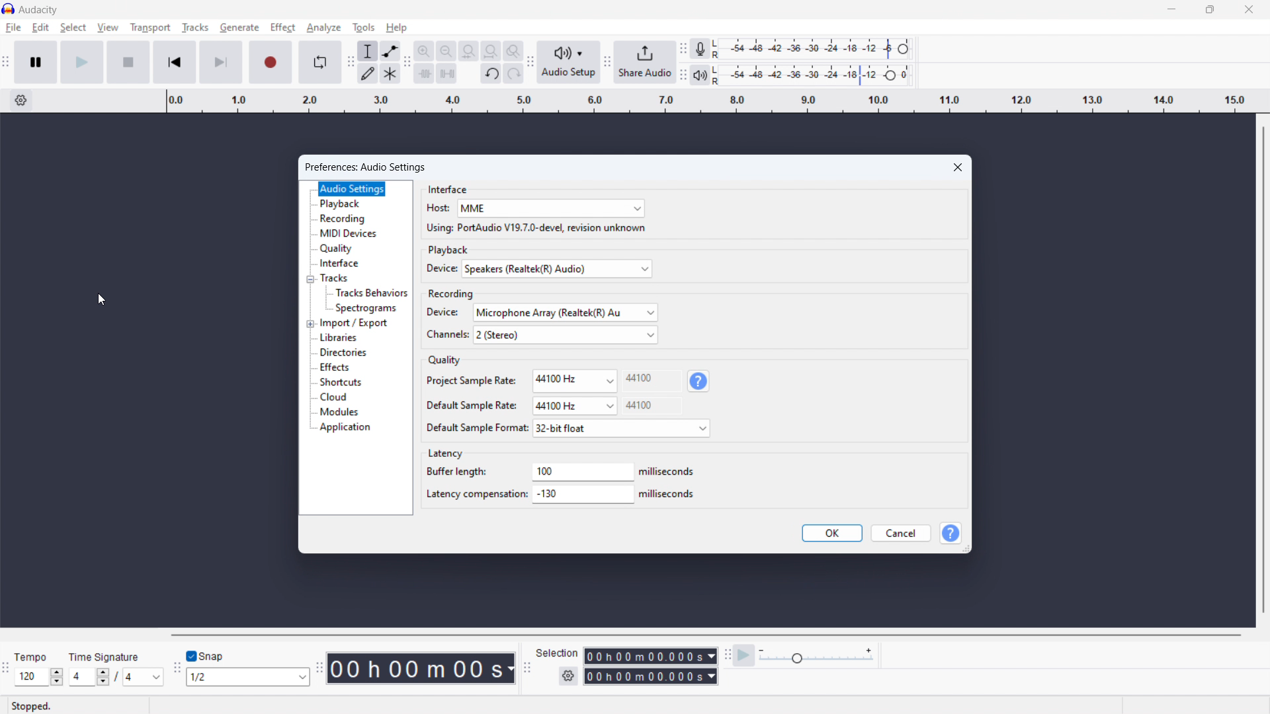 The image size is (1270, 714). Describe the element at coordinates (582, 493) in the screenshot. I see `set latency compensation` at that location.